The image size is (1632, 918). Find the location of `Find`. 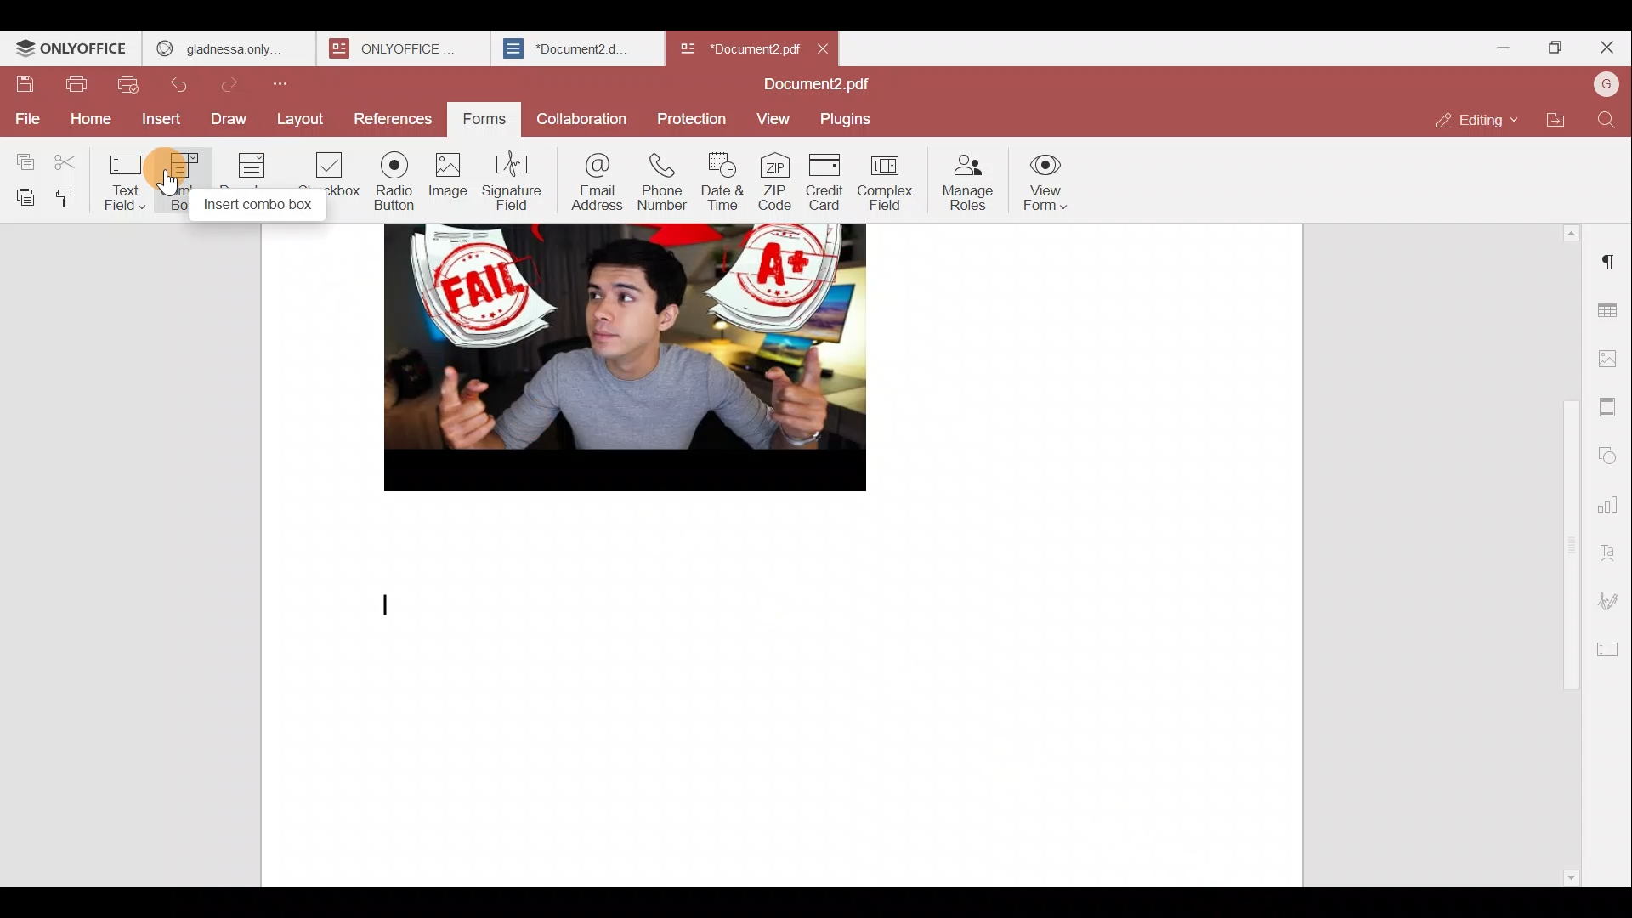

Find is located at coordinates (1606, 123).